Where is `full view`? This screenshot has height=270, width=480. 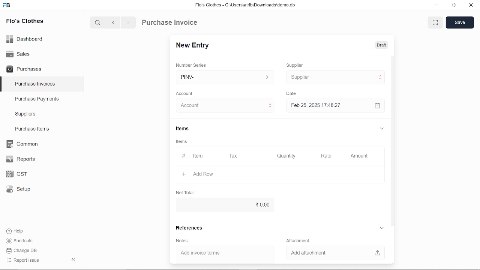
full view is located at coordinates (436, 22).